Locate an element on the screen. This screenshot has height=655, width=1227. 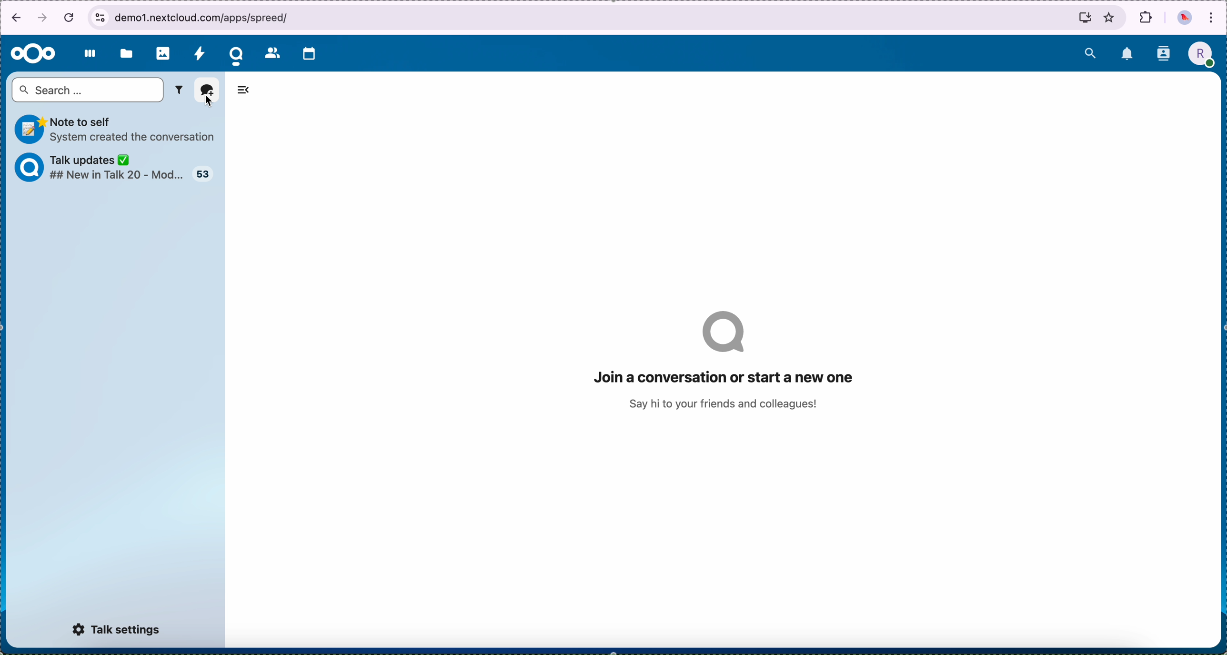
extensions is located at coordinates (1146, 14).